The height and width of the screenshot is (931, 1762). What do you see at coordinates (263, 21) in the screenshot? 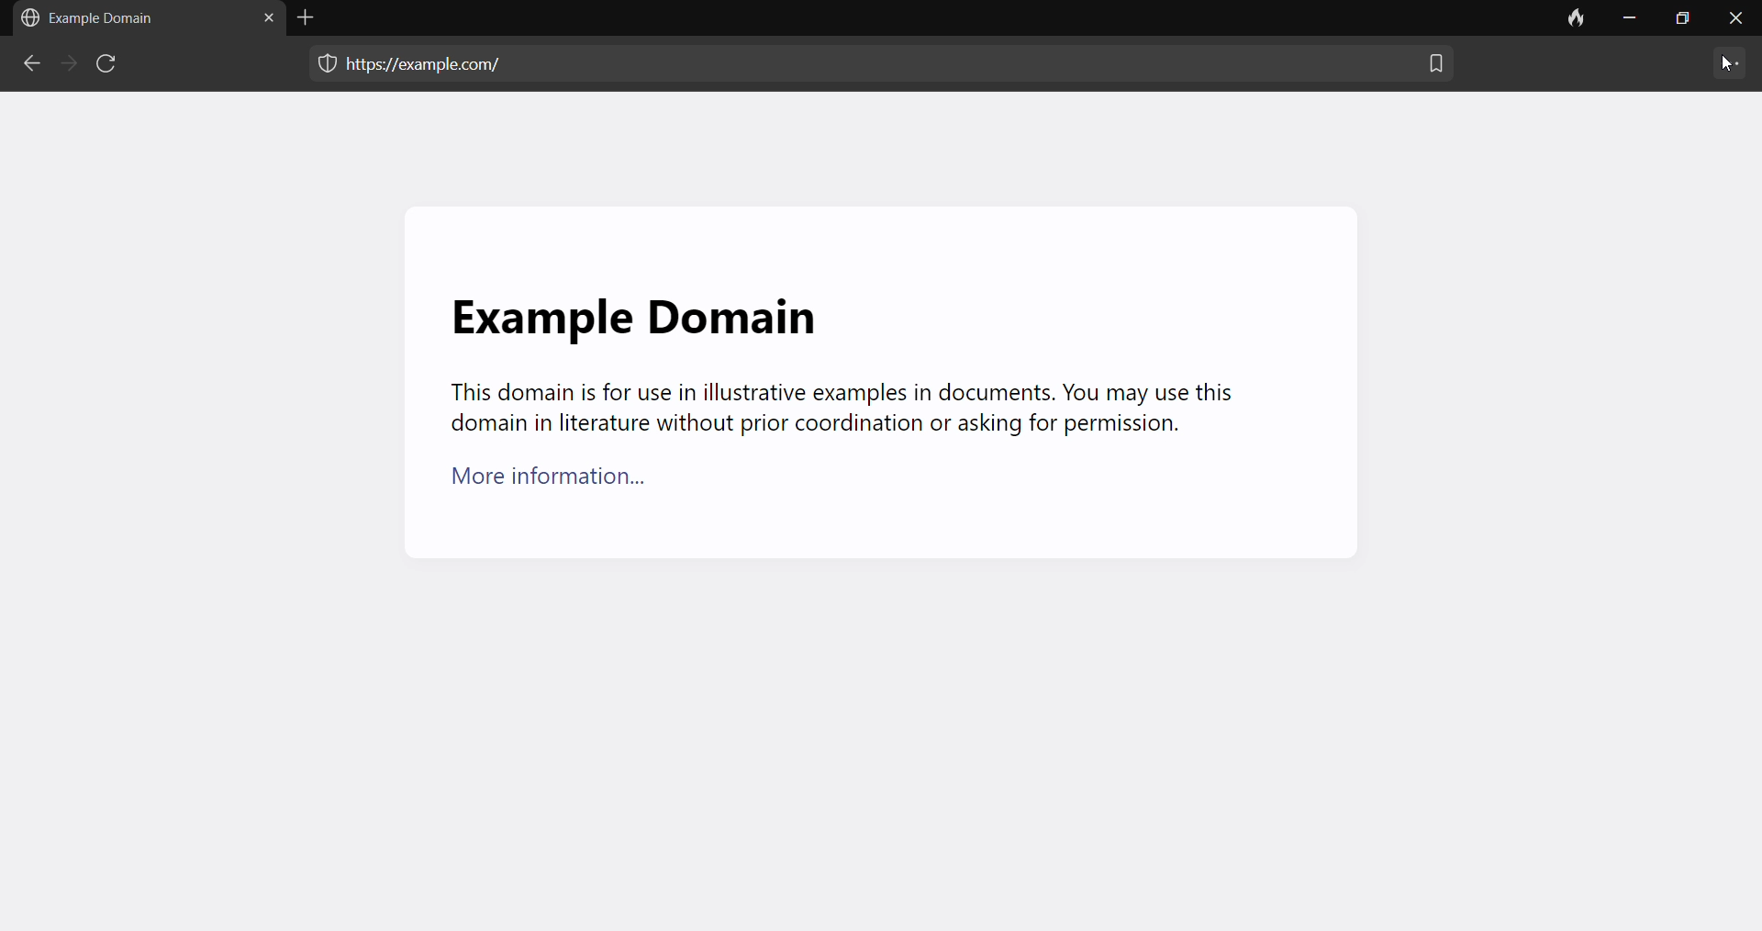
I see `close tab` at bounding box center [263, 21].